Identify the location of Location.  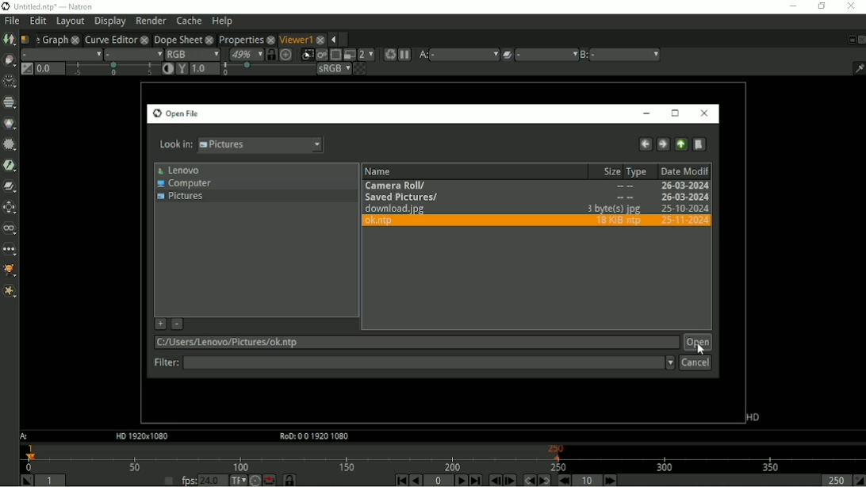
(414, 343).